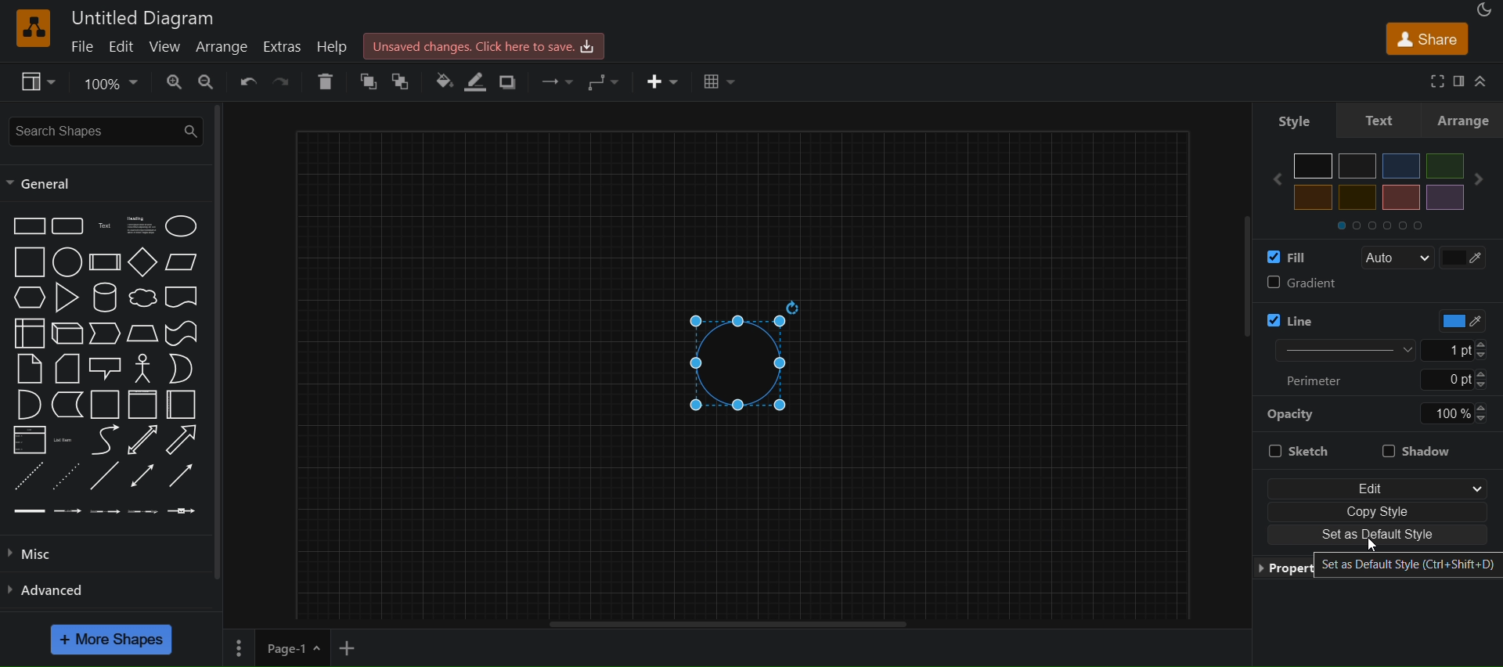 Image resolution: width=1503 pixels, height=667 pixels. What do you see at coordinates (336, 47) in the screenshot?
I see `help` at bounding box center [336, 47].